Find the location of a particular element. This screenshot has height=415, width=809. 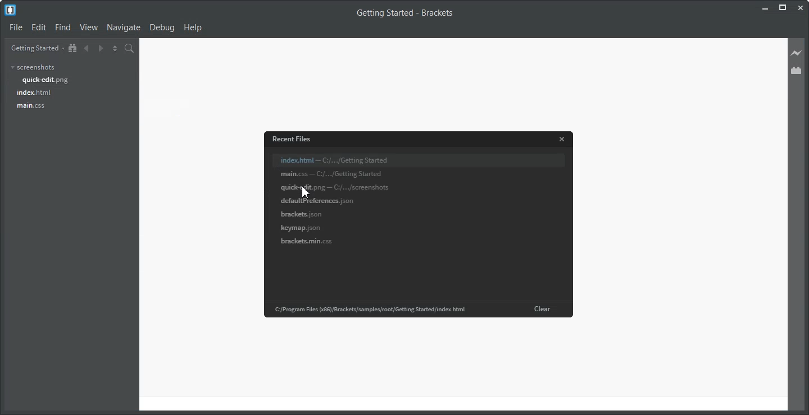

brackets.main.css is located at coordinates (307, 242).